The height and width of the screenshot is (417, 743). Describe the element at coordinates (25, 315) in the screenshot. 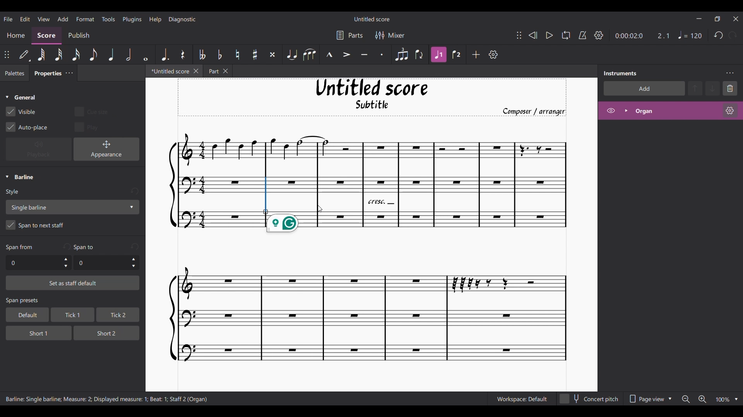

I see `default` at that location.